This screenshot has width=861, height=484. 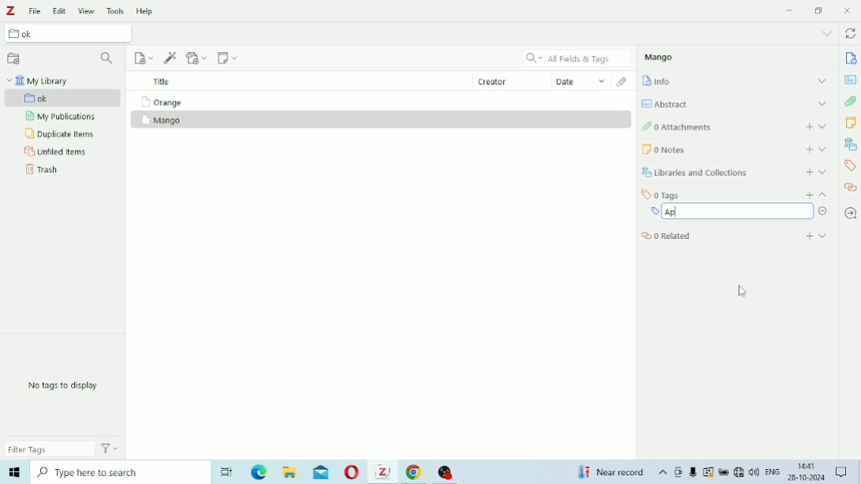 I want to click on Mango, so click(x=162, y=121).